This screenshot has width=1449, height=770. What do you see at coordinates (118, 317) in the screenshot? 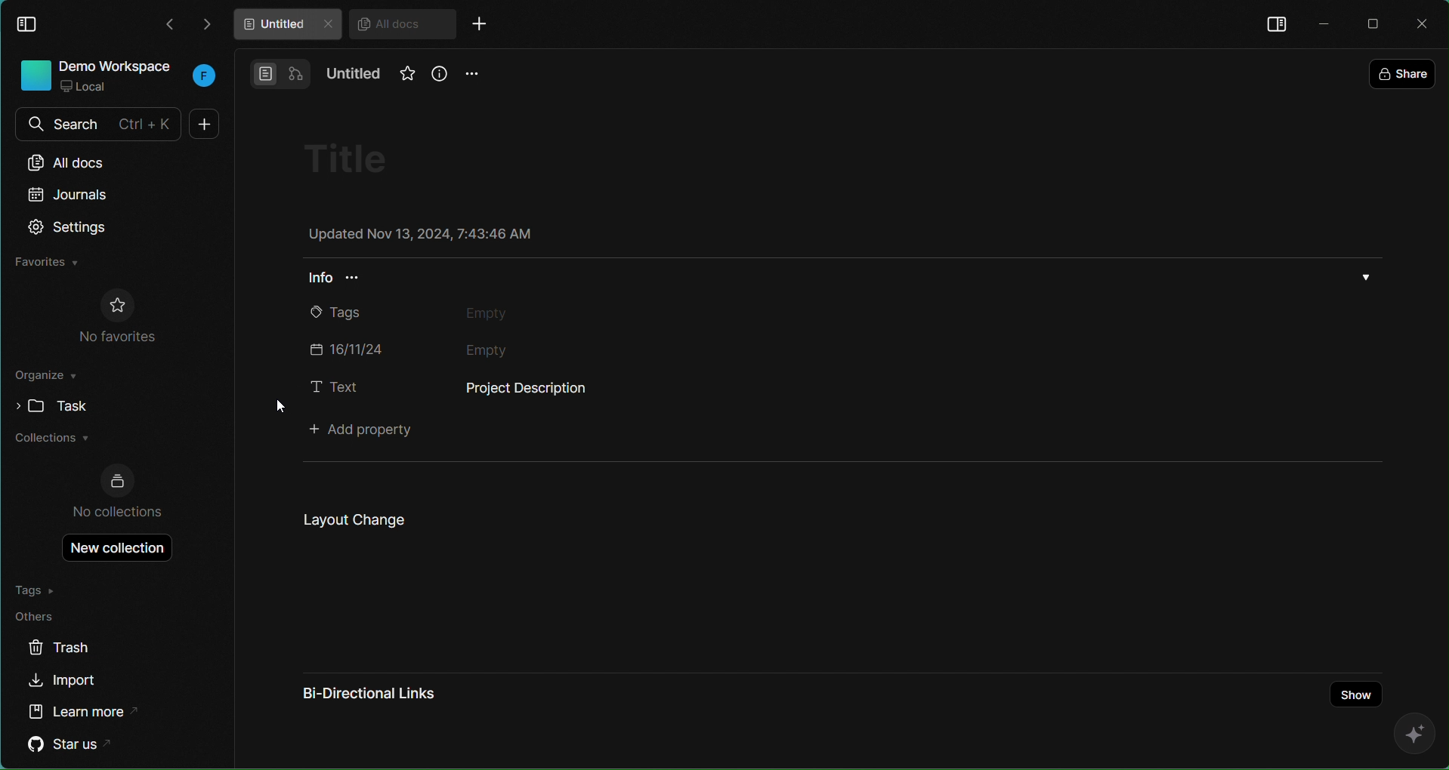
I see `no favorites` at bounding box center [118, 317].